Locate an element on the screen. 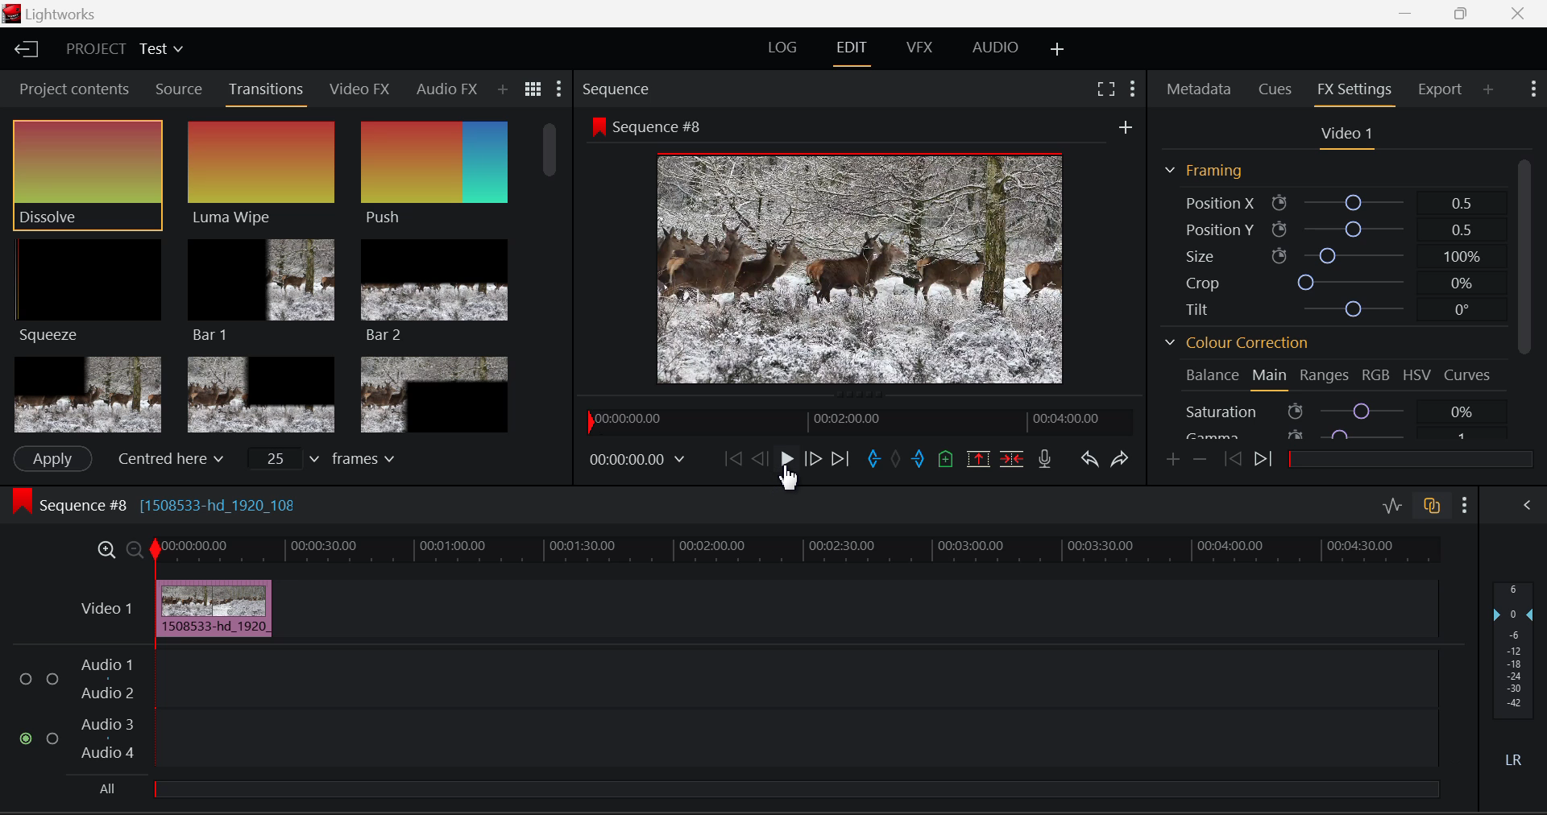 Image resolution: width=1547 pixels, height=815 pixels. Add keyframes is located at coordinates (1174, 460).